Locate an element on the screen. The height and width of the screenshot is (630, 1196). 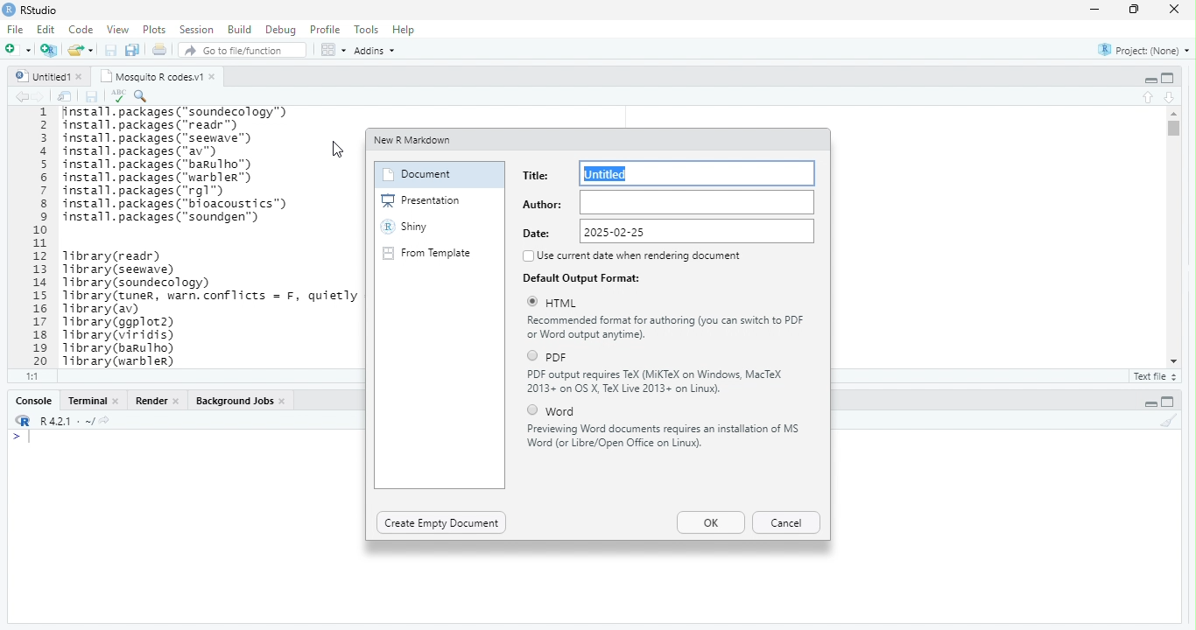
print is located at coordinates (159, 49).